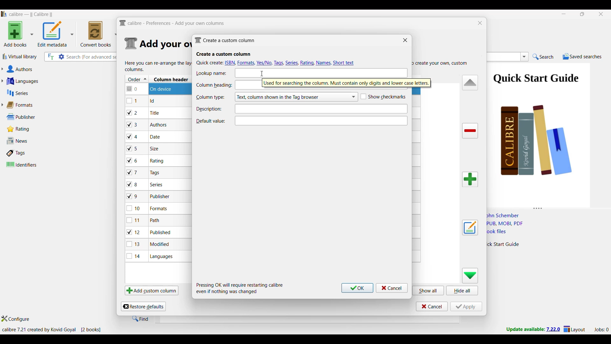 This screenshot has width=611, height=344. I want to click on Add column, so click(470, 179).